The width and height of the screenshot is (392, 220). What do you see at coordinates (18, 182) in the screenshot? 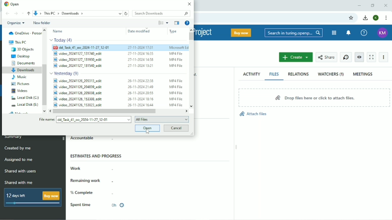
I see `Shared with me` at bounding box center [18, 182].